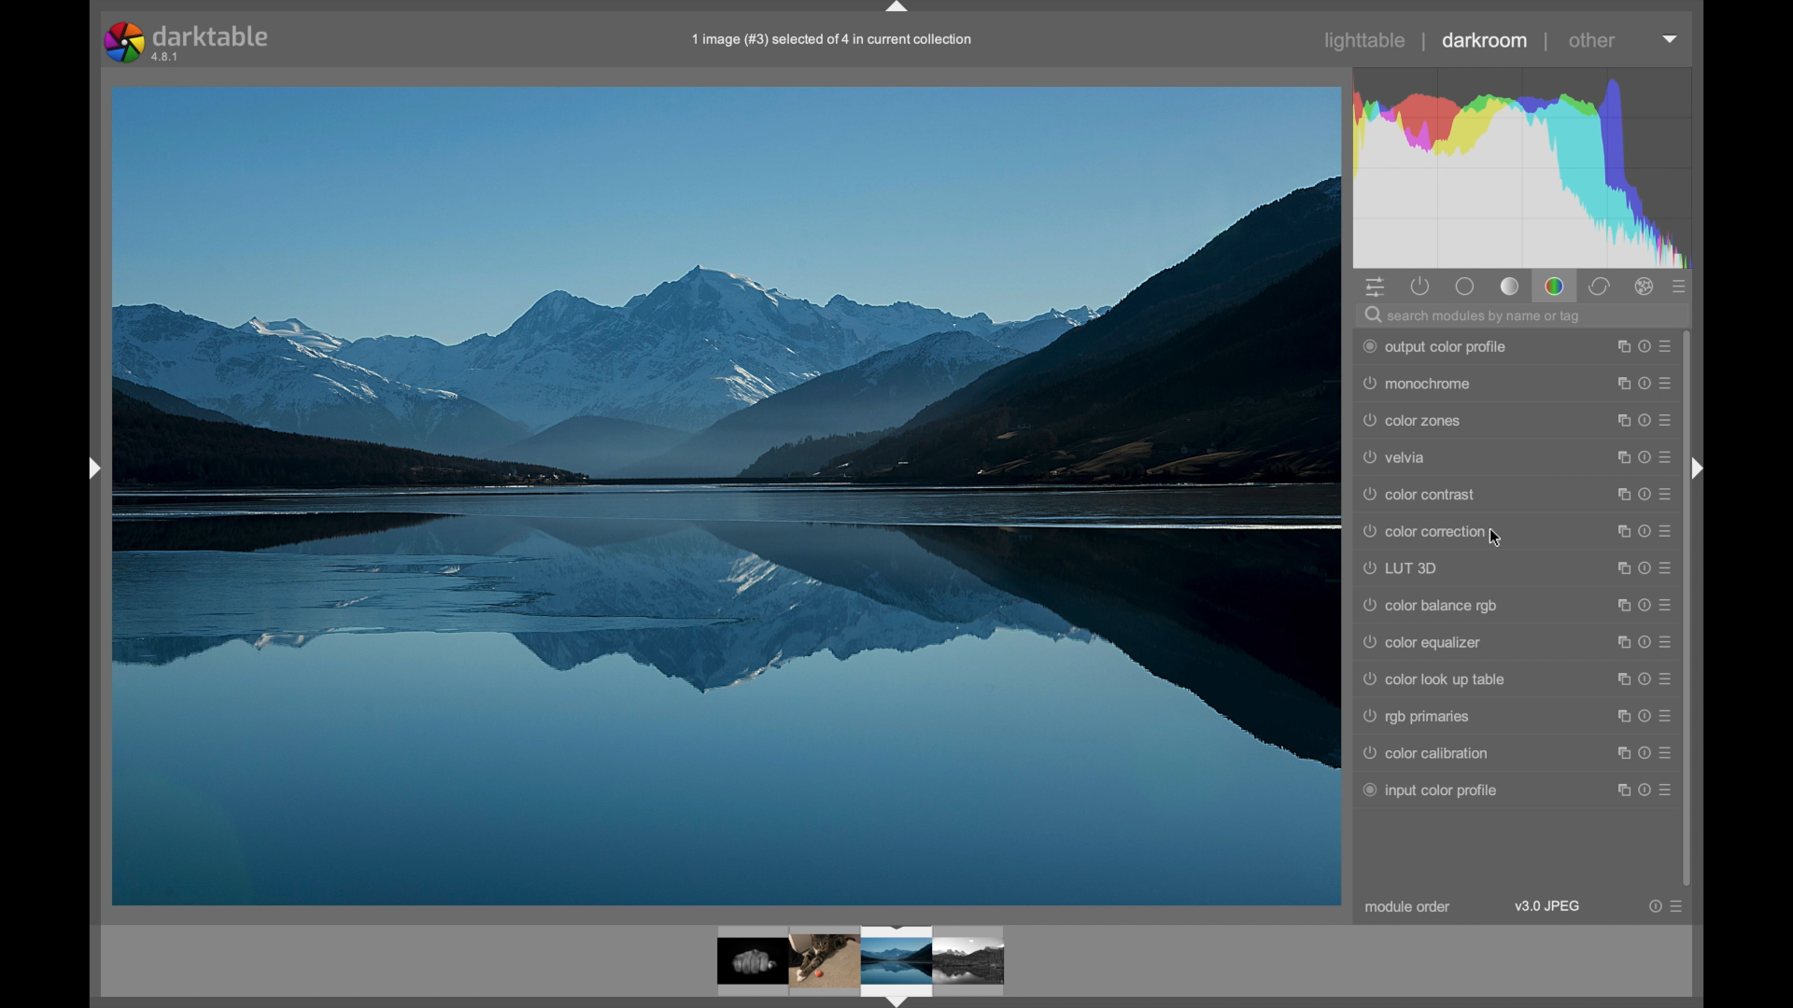  I want to click on more options, so click(1644, 567).